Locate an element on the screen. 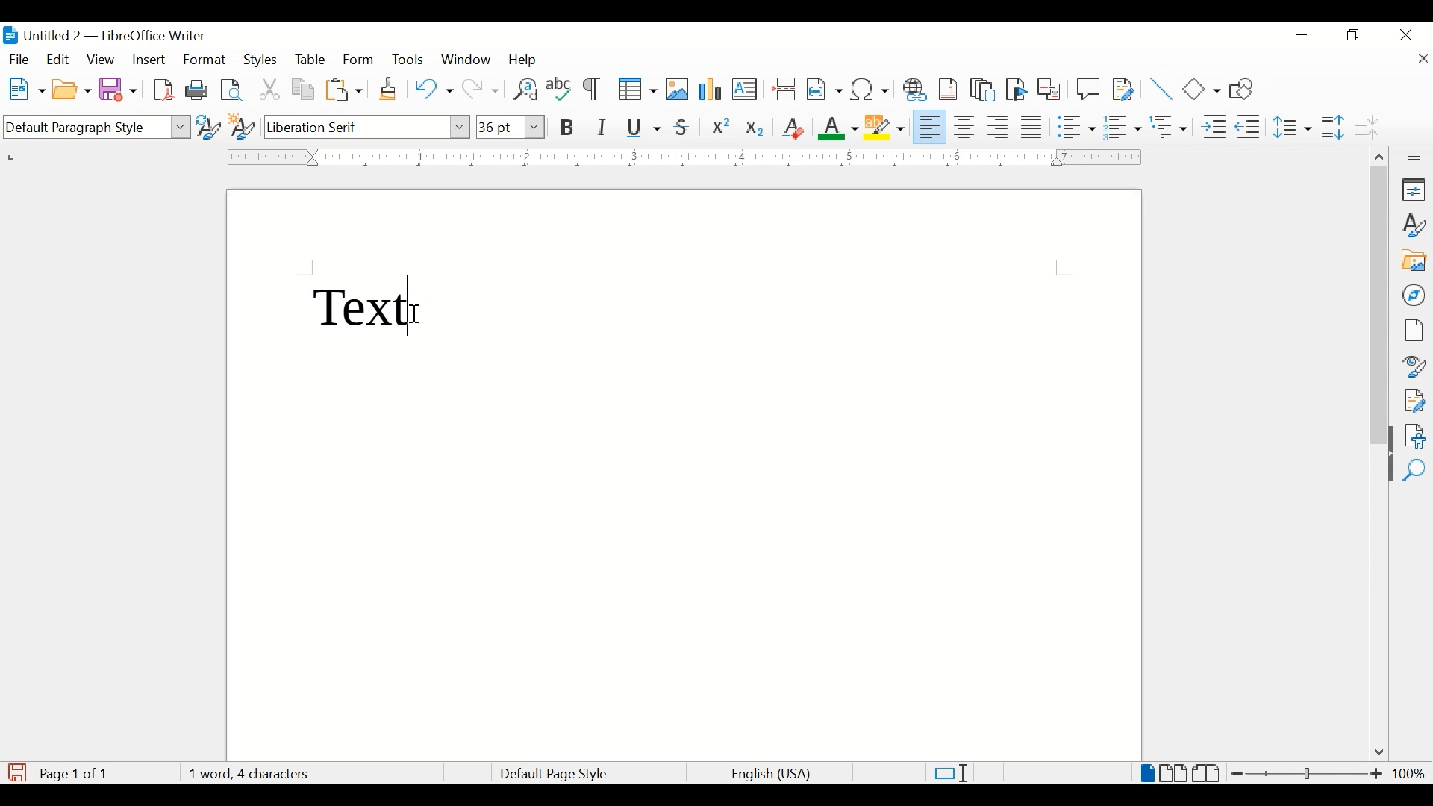 The height and width of the screenshot is (806, 1433). default paragraph style is located at coordinates (95, 128).